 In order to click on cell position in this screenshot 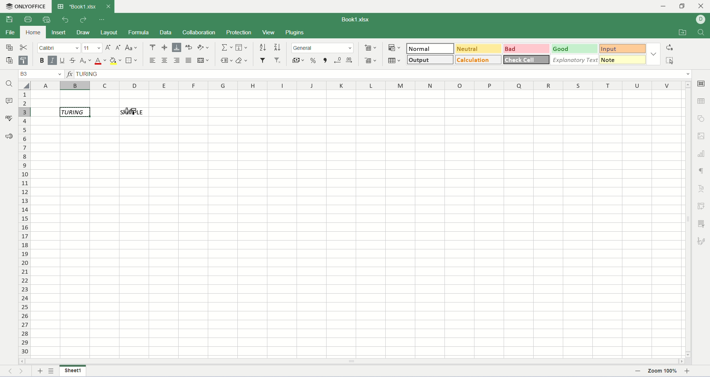, I will do `click(42, 74)`.